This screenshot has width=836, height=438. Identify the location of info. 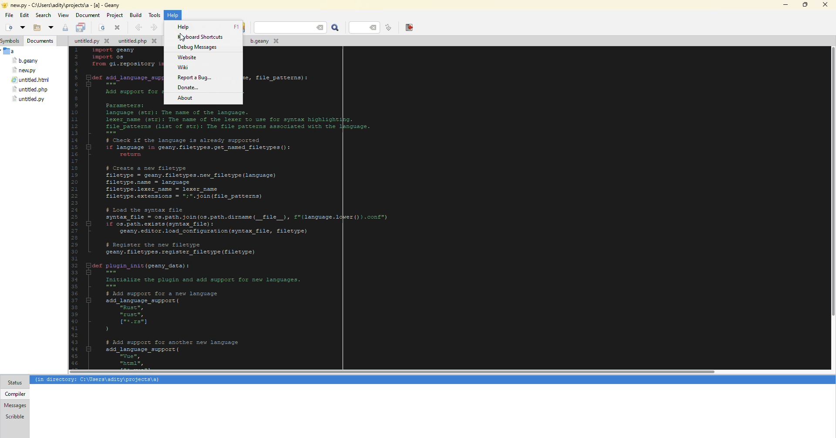
(98, 380).